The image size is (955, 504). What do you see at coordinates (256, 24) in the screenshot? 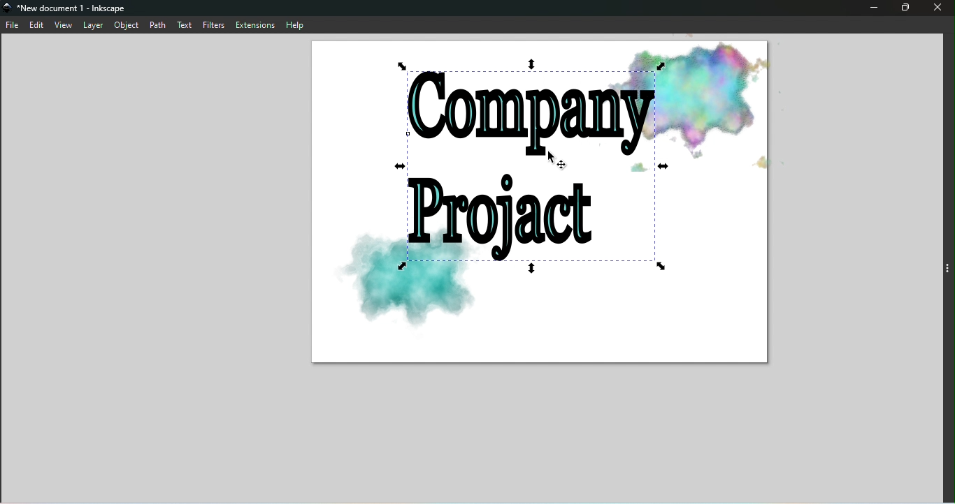
I see `Extensions` at bounding box center [256, 24].